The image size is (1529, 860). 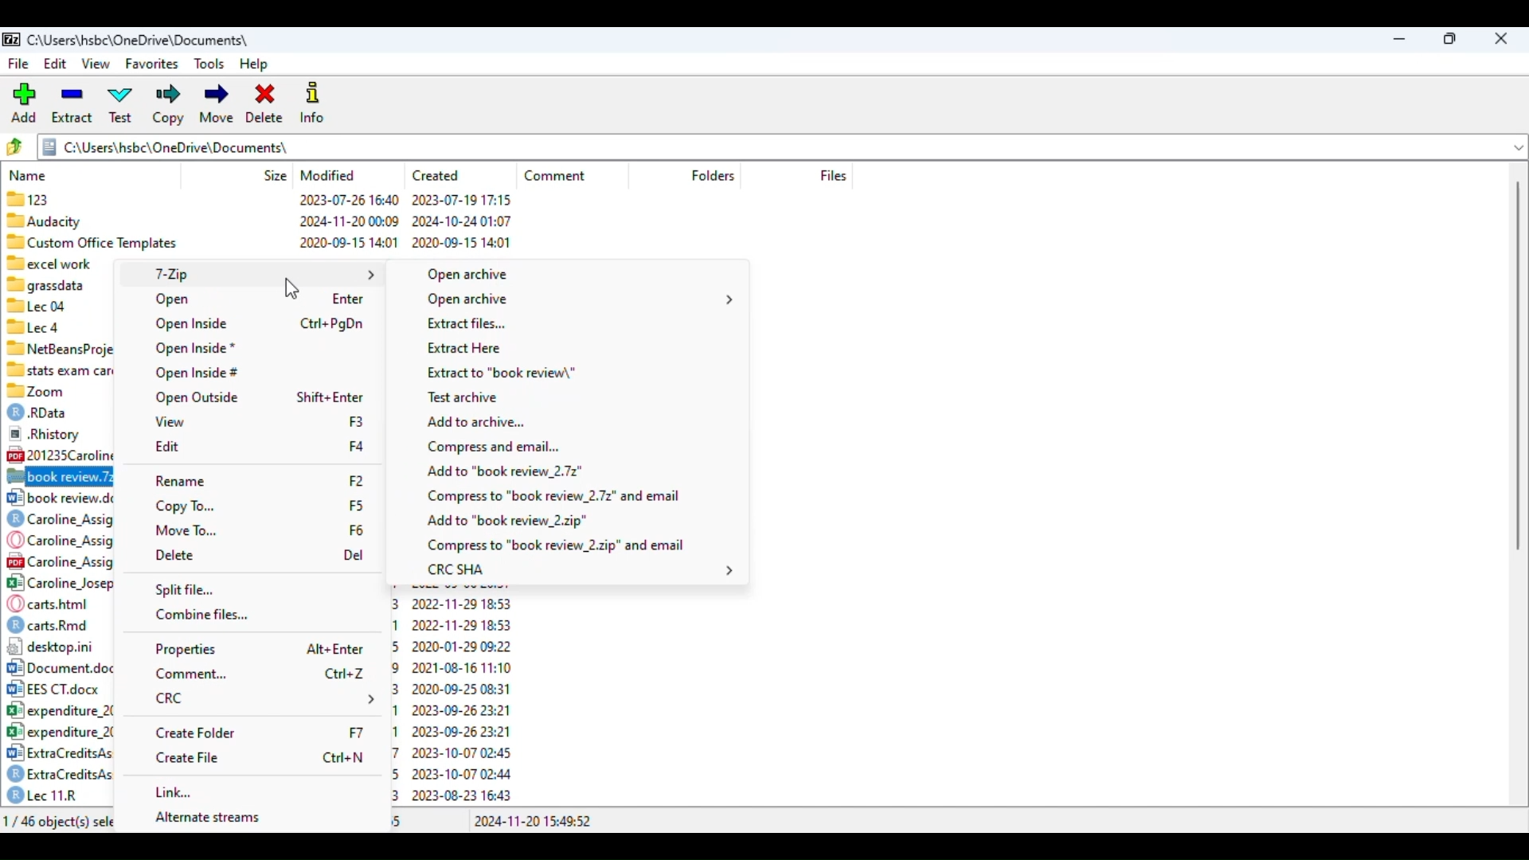 What do you see at coordinates (1401, 40) in the screenshot?
I see `minimize` at bounding box center [1401, 40].